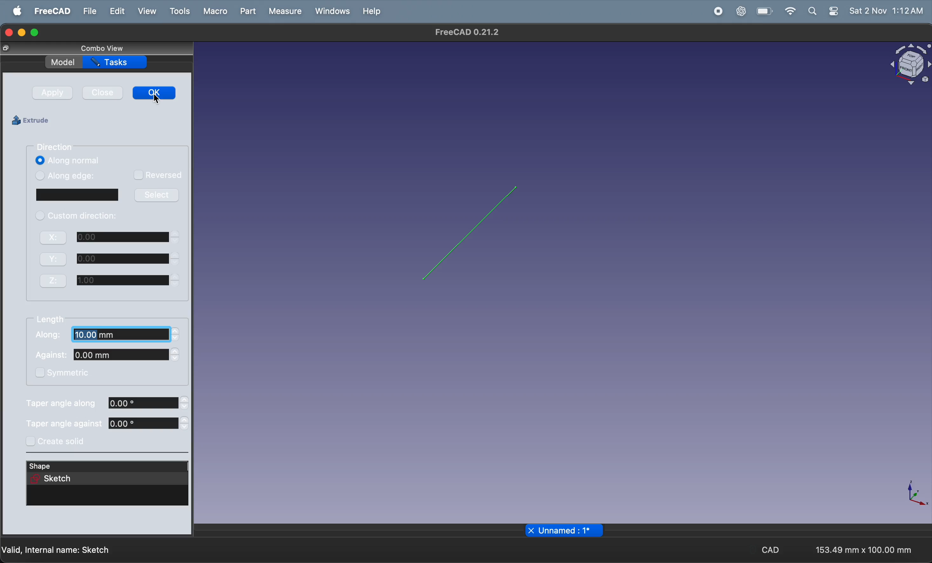 The height and width of the screenshot is (563, 932). Describe the element at coordinates (907, 495) in the screenshot. I see `axis` at that location.